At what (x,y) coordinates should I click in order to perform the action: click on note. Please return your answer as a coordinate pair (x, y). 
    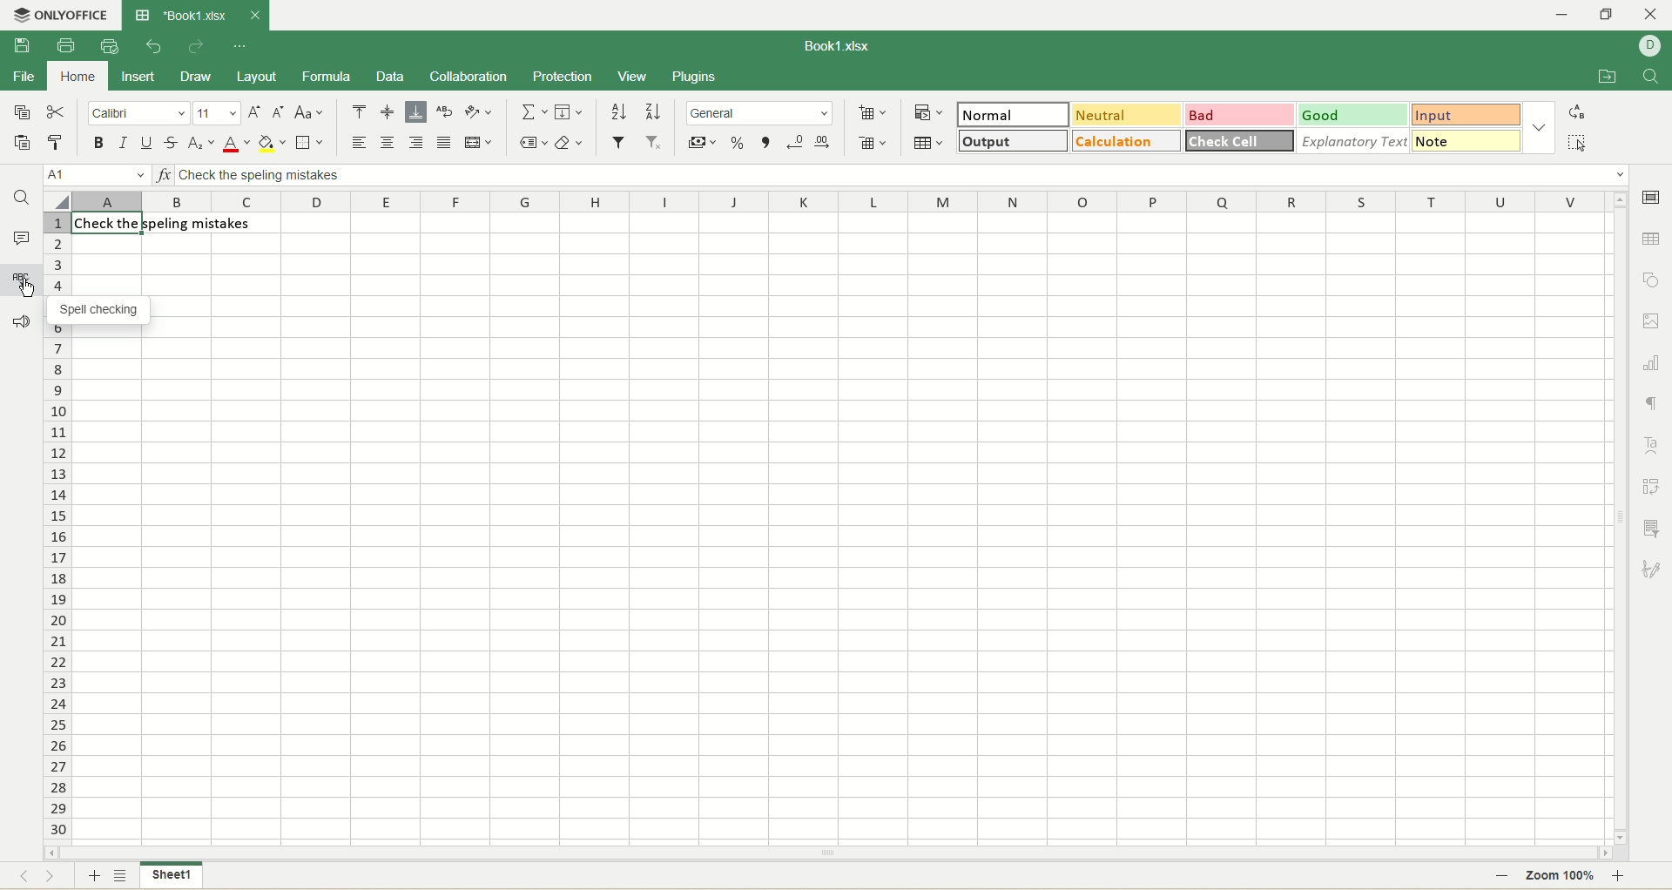
    Looking at the image, I should click on (1466, 142).